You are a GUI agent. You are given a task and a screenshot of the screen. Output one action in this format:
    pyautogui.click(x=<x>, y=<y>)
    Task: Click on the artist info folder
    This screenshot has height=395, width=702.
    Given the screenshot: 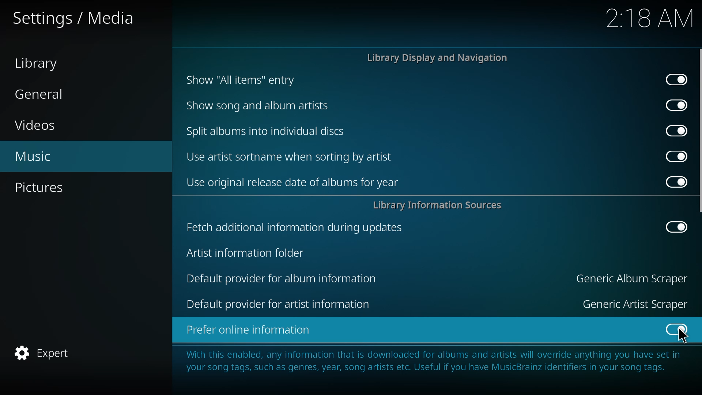 What is the action you would take?
    pyautogui.click(x=249, y=252)
    